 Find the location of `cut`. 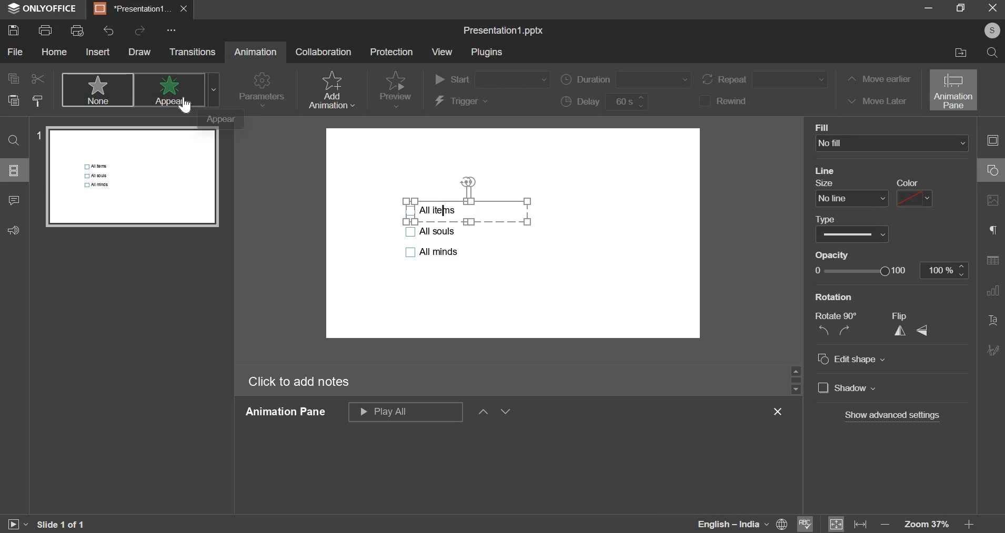

cut is located at coordinates (36, 78).